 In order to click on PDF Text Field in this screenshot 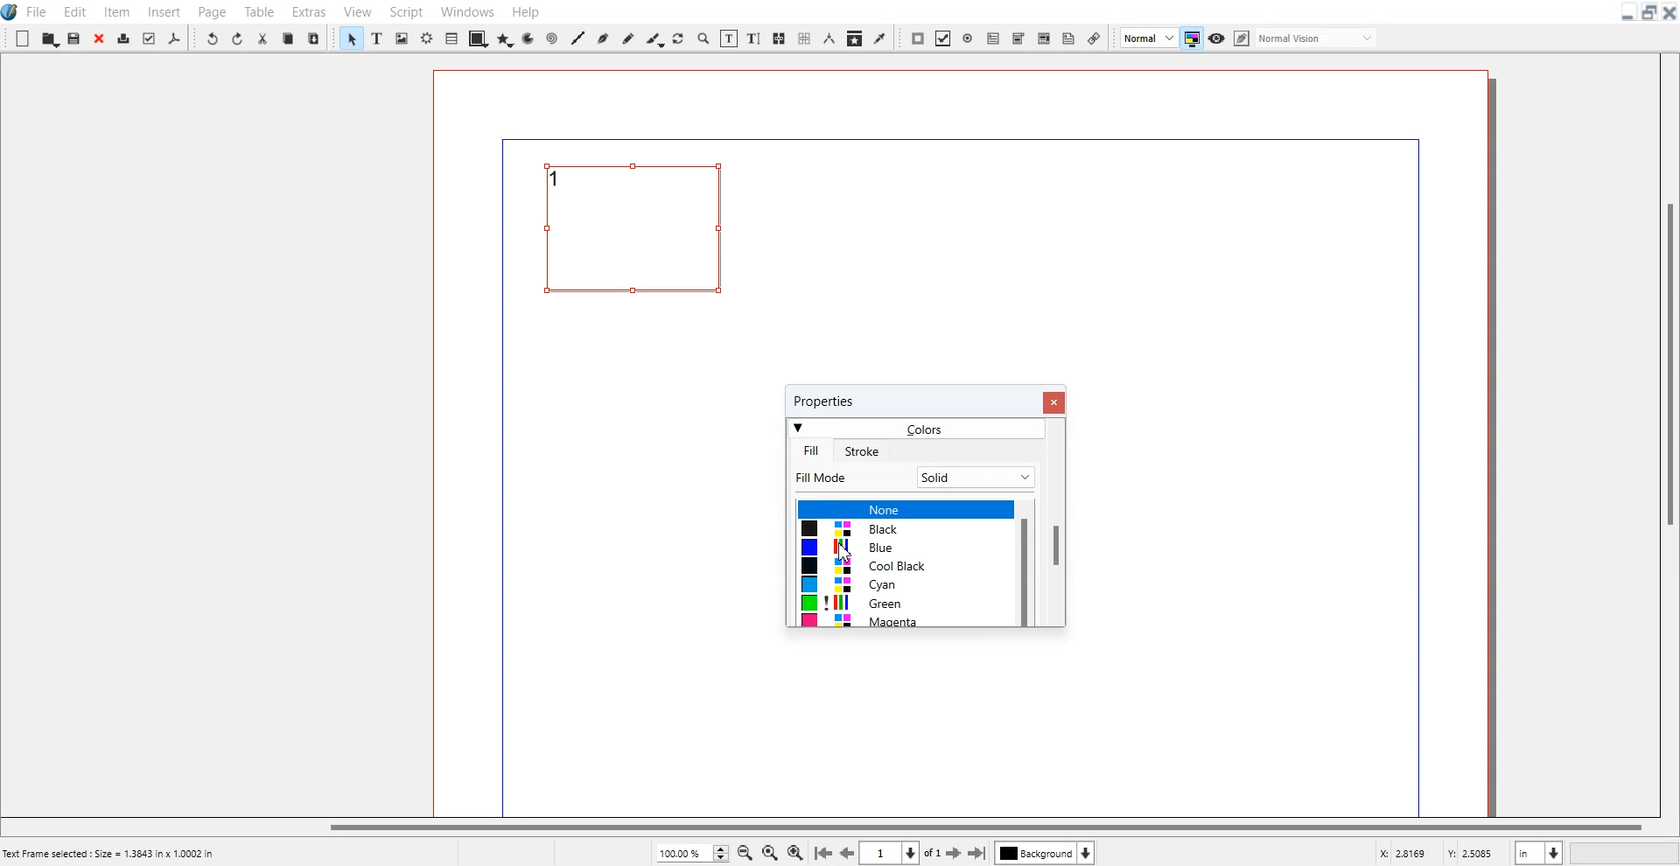, I will do `click(993, 38)`.